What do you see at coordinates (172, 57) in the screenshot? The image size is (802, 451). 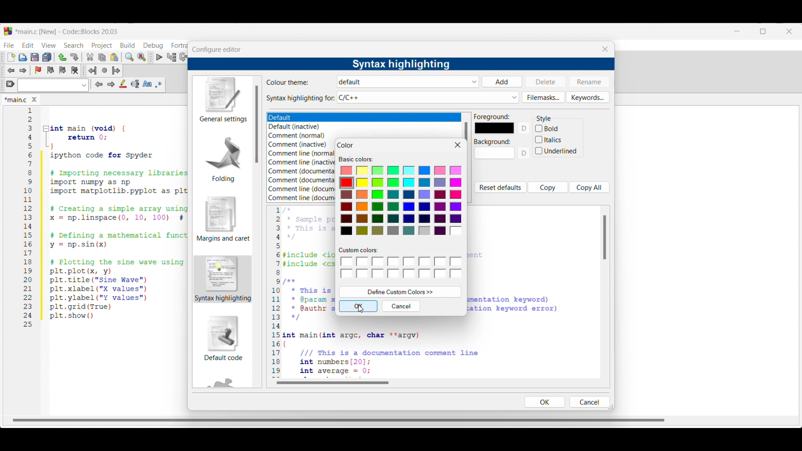 I see `Run to cursor` at bounding box center [172, 57].